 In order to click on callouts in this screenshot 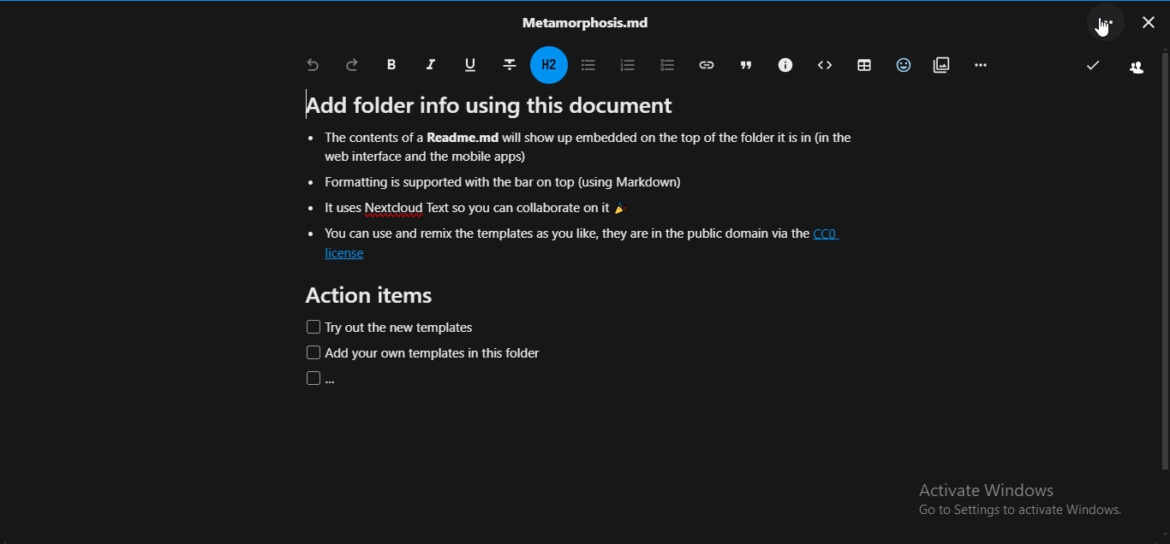, I will do `click(783, 63)`.